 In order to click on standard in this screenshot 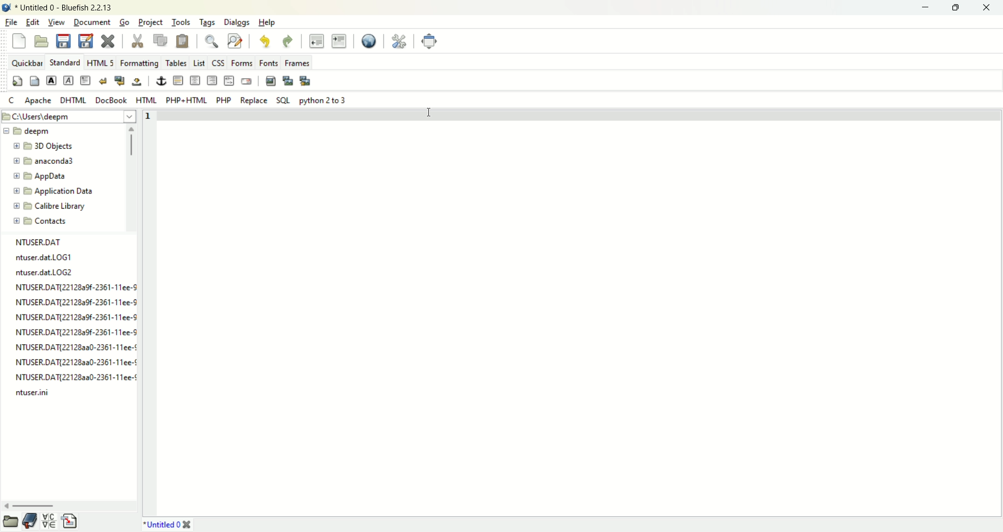, I will do `click(65, 62)`.